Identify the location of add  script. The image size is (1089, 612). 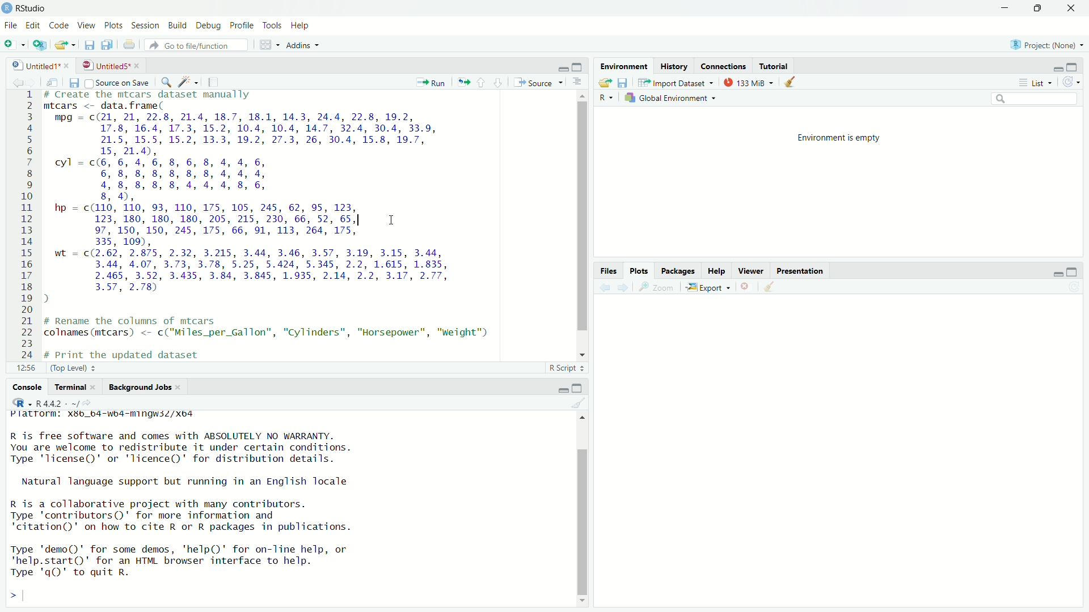
(39, 49).